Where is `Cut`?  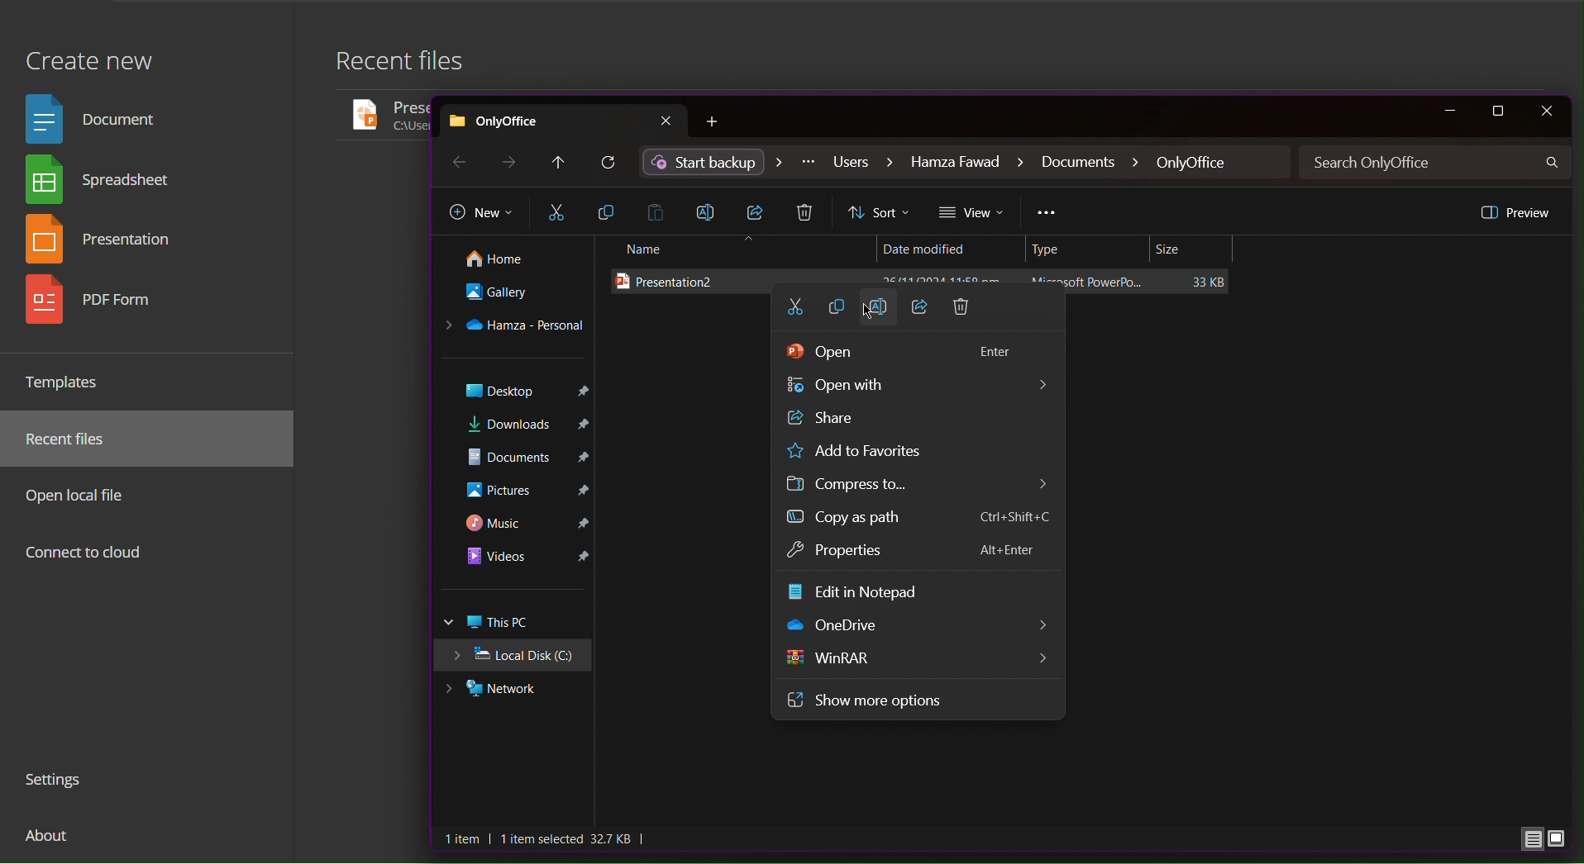
Cut is located at coordinates (556, 213).